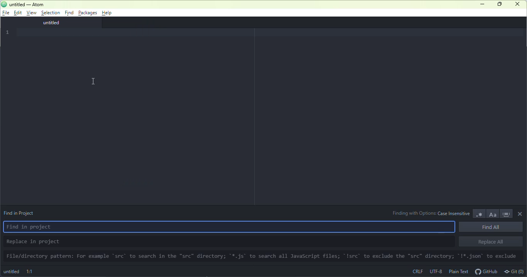  Describe the element at coordinates (5, 4) in the screenshot. I see `atom logo` at that location.